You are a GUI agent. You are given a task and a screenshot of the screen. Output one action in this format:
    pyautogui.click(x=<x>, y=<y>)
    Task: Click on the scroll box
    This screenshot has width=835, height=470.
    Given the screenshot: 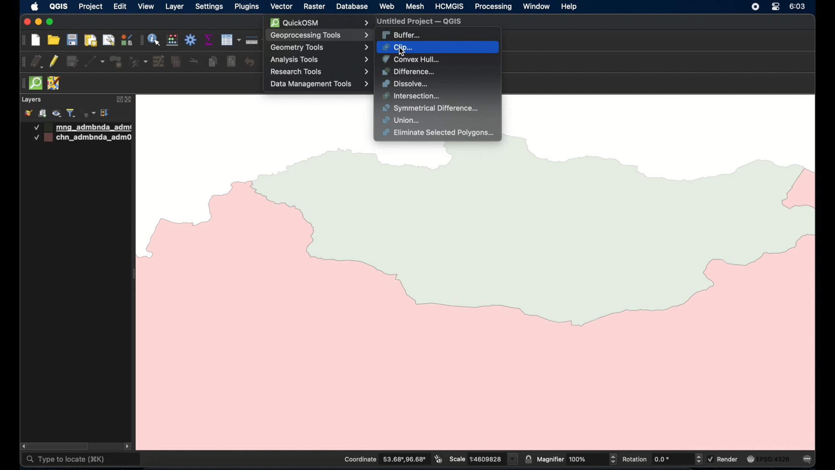 What is the action you would take?
    pyautogui.click(x=60, y=446)
    